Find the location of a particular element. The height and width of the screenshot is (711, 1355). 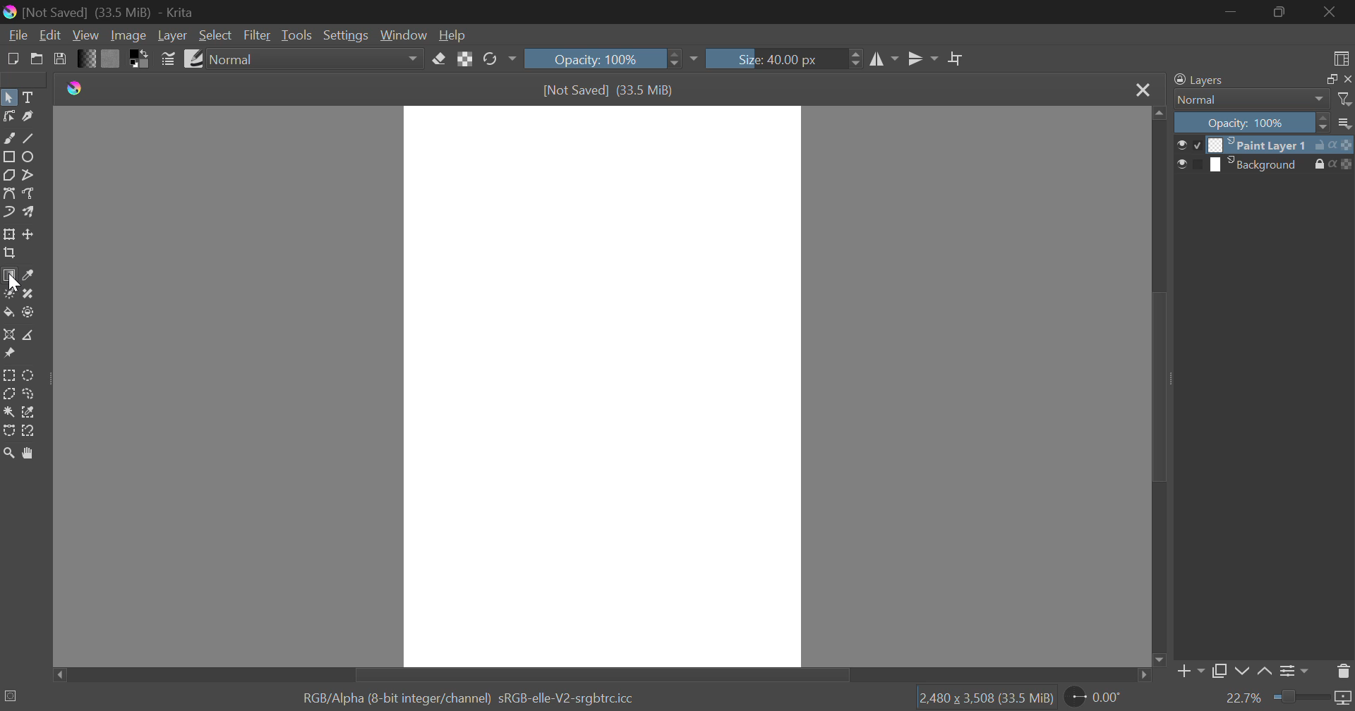

Polygon is located at coordinates (8, 174).